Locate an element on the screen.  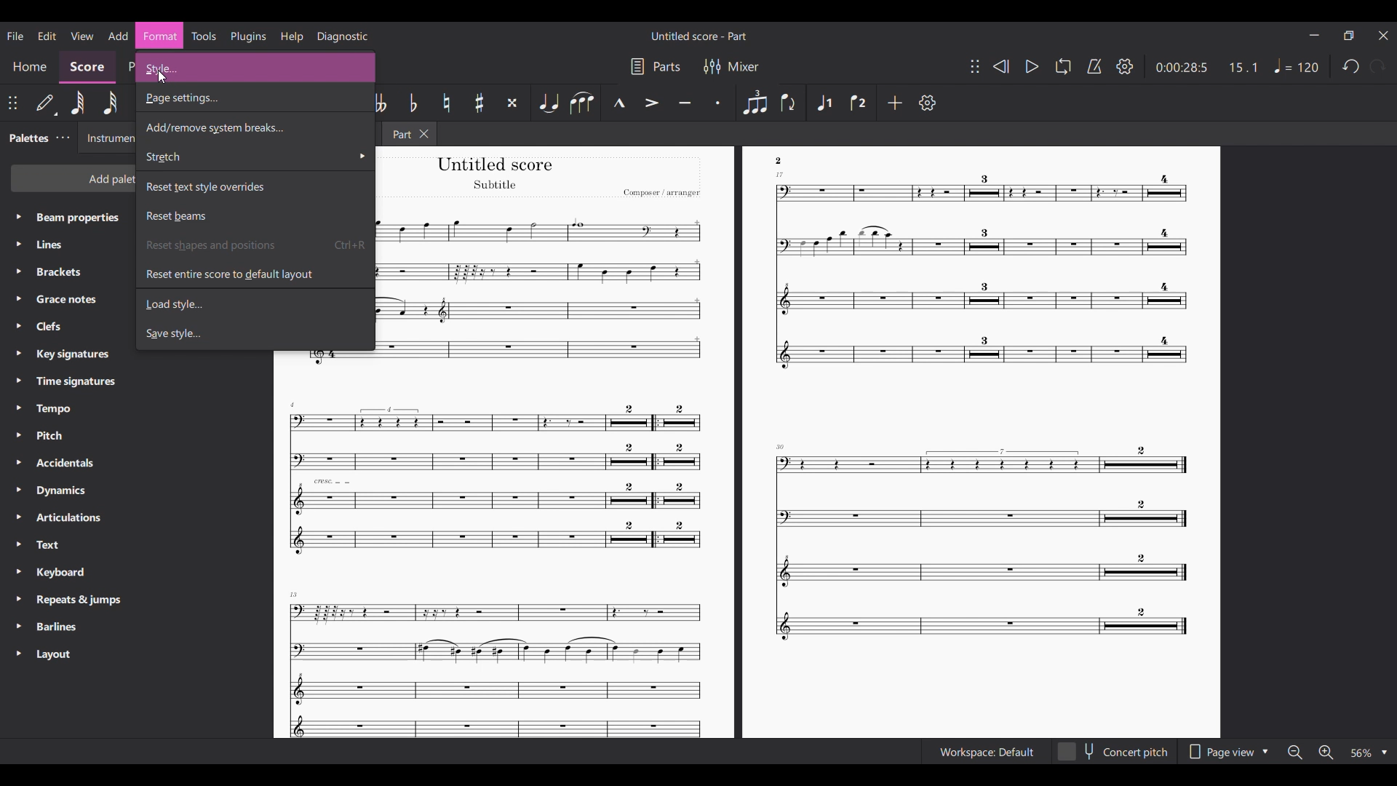
Change toolbar position is located at coordinates (975, 66).